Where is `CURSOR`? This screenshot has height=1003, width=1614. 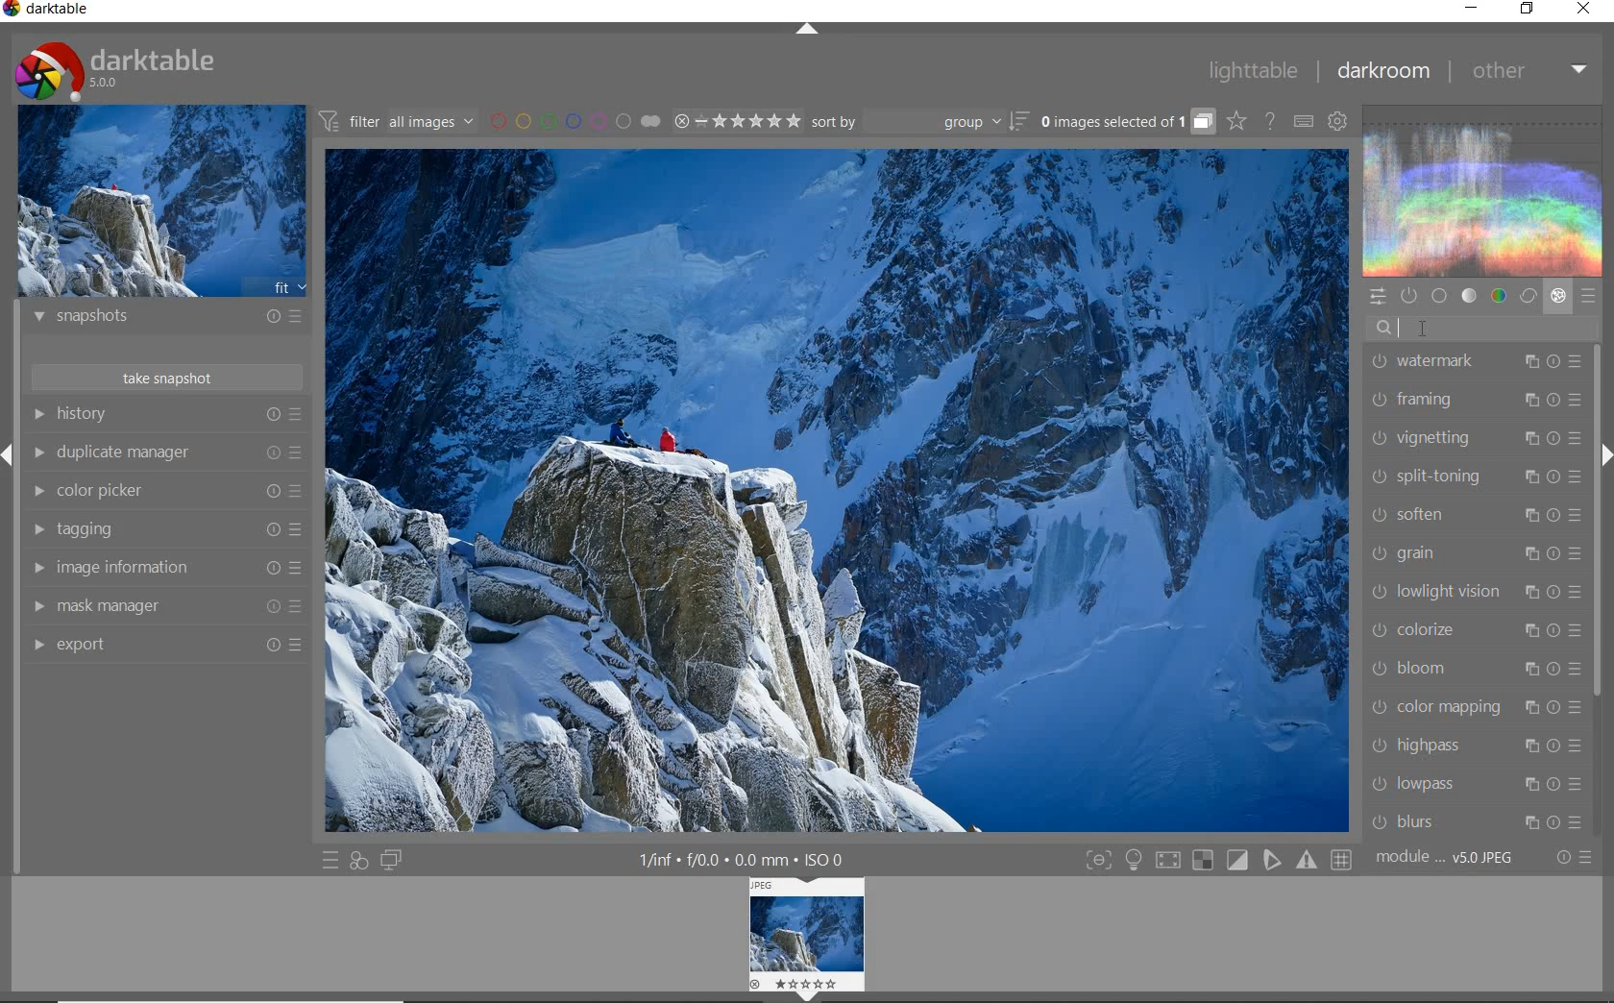 CURSOR is located at coordinates (1430, 331).